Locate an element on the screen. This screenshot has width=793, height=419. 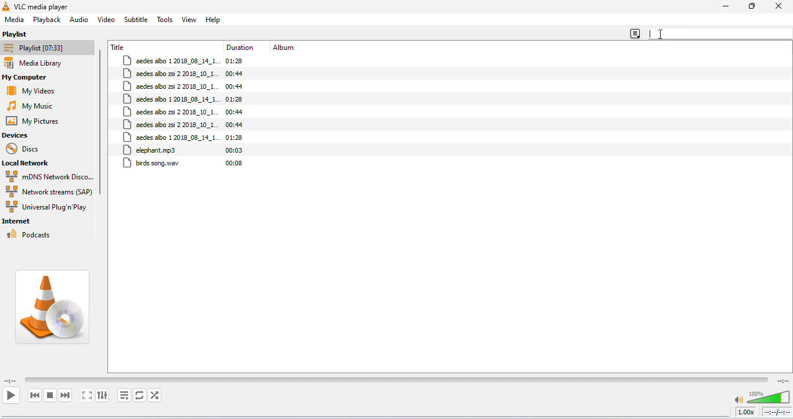
 is located at coordinates (241, 48).